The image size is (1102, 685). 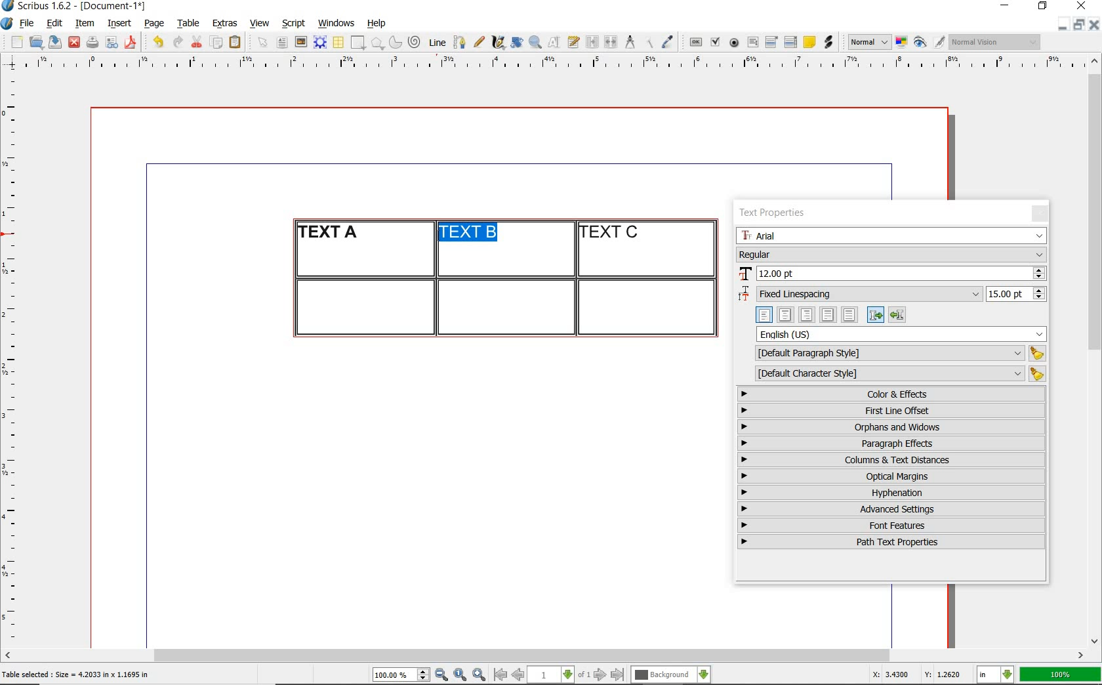 What do you see at coordinates (648, 42) in the screenshot?
I see `copy item properties` at bounding box center [648, 42].